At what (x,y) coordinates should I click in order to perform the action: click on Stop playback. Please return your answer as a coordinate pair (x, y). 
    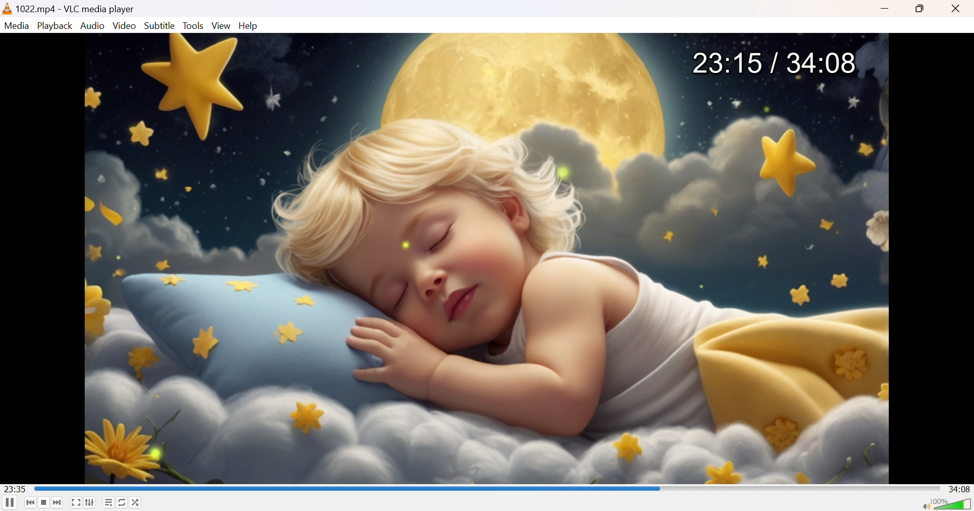
    Looking at the image, I should click on (45, 503).